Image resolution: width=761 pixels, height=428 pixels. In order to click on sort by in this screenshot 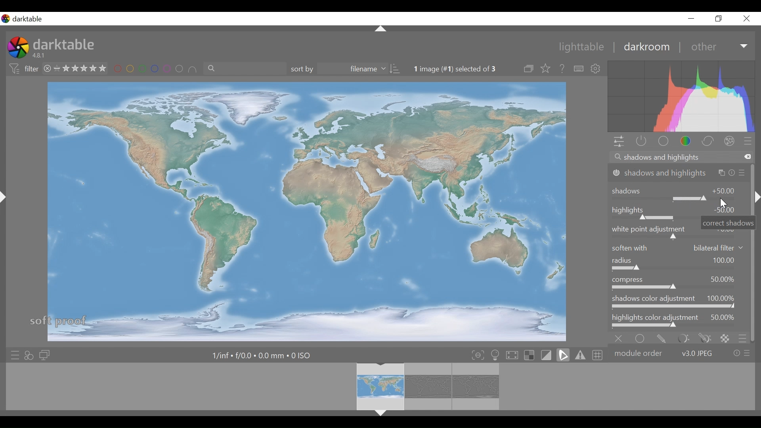, I will do `click(346, 69)`.